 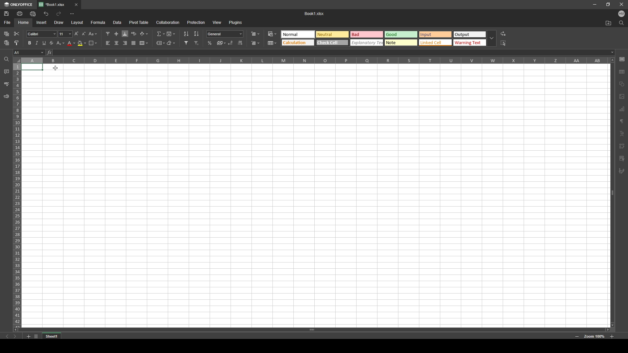 I want to click on search, so click(x=621, y=23).